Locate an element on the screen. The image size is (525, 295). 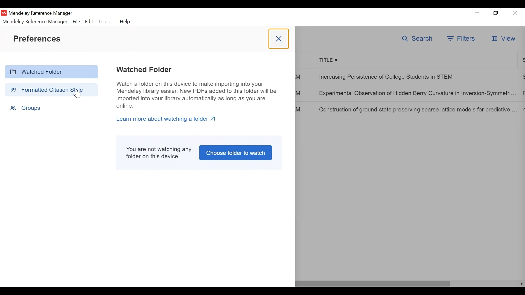
File is located at coordinates (76, 22).